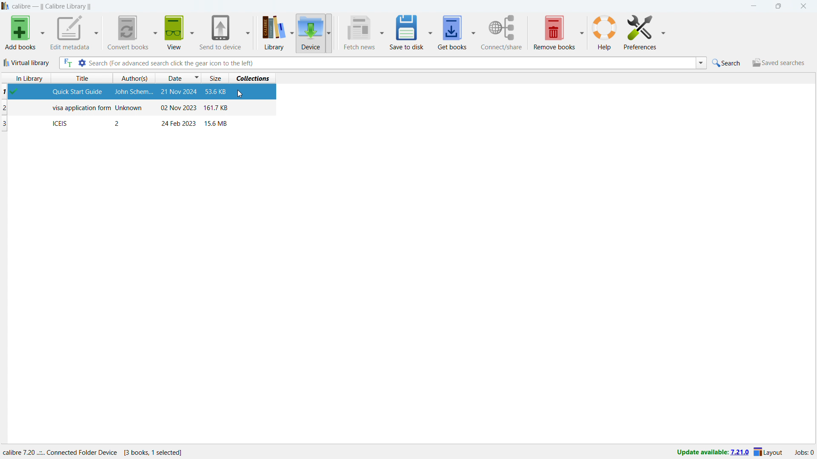 The width and height of the screenshot is (817, 459). I want to click on preferences options, so click(663, 31).